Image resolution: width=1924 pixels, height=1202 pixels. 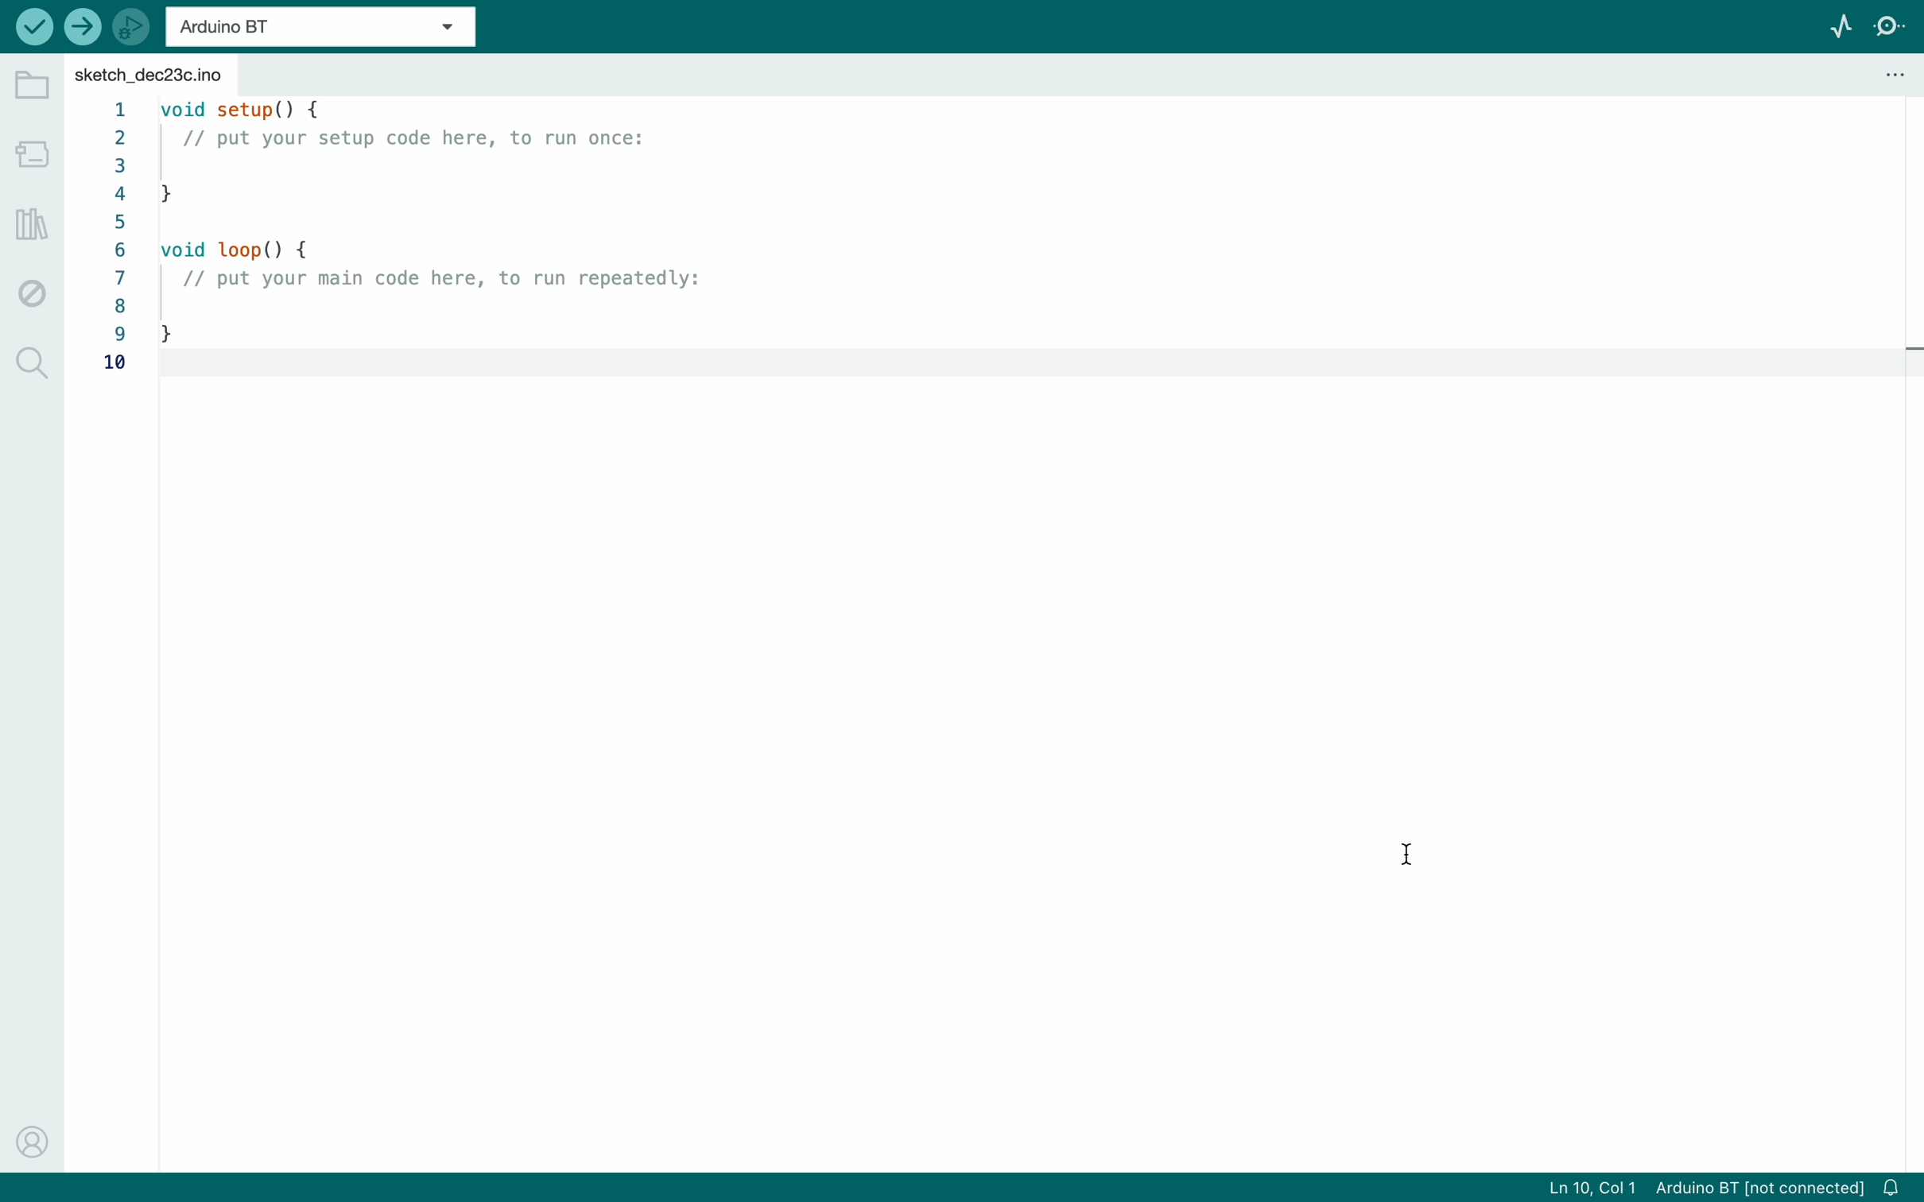 I want to click on debug, so click(x=30, y=296).